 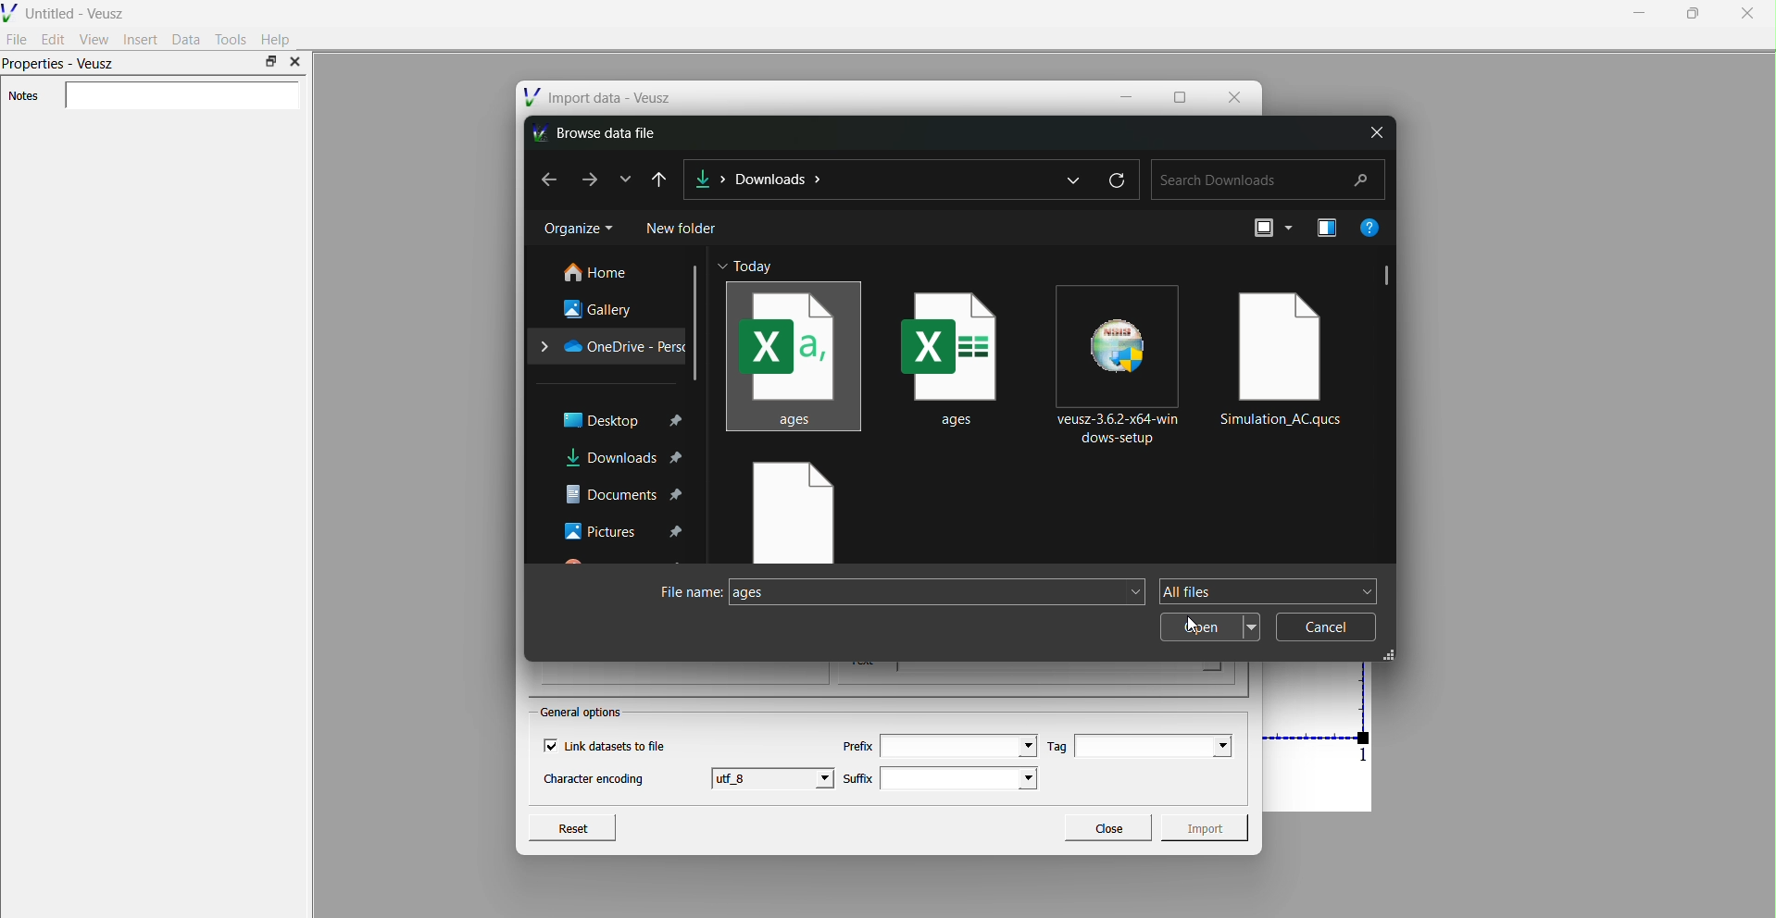 I want to click on ages, so click(x=958, y=352).